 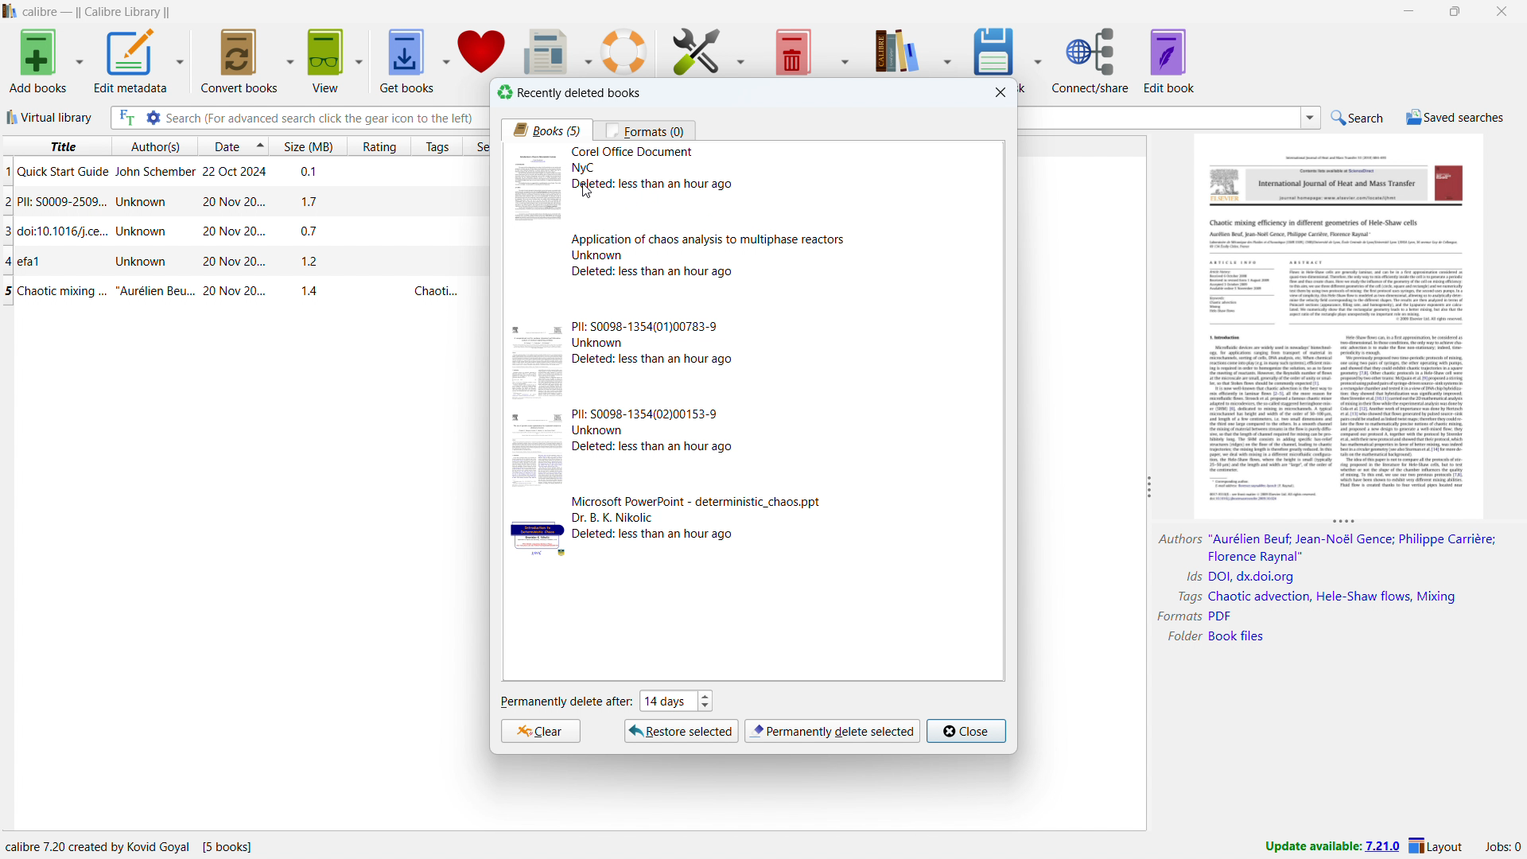 What do you see at coordinates (951, 49) in the screenshot?
I see `calibre library options` at bounding box center [951, 49].